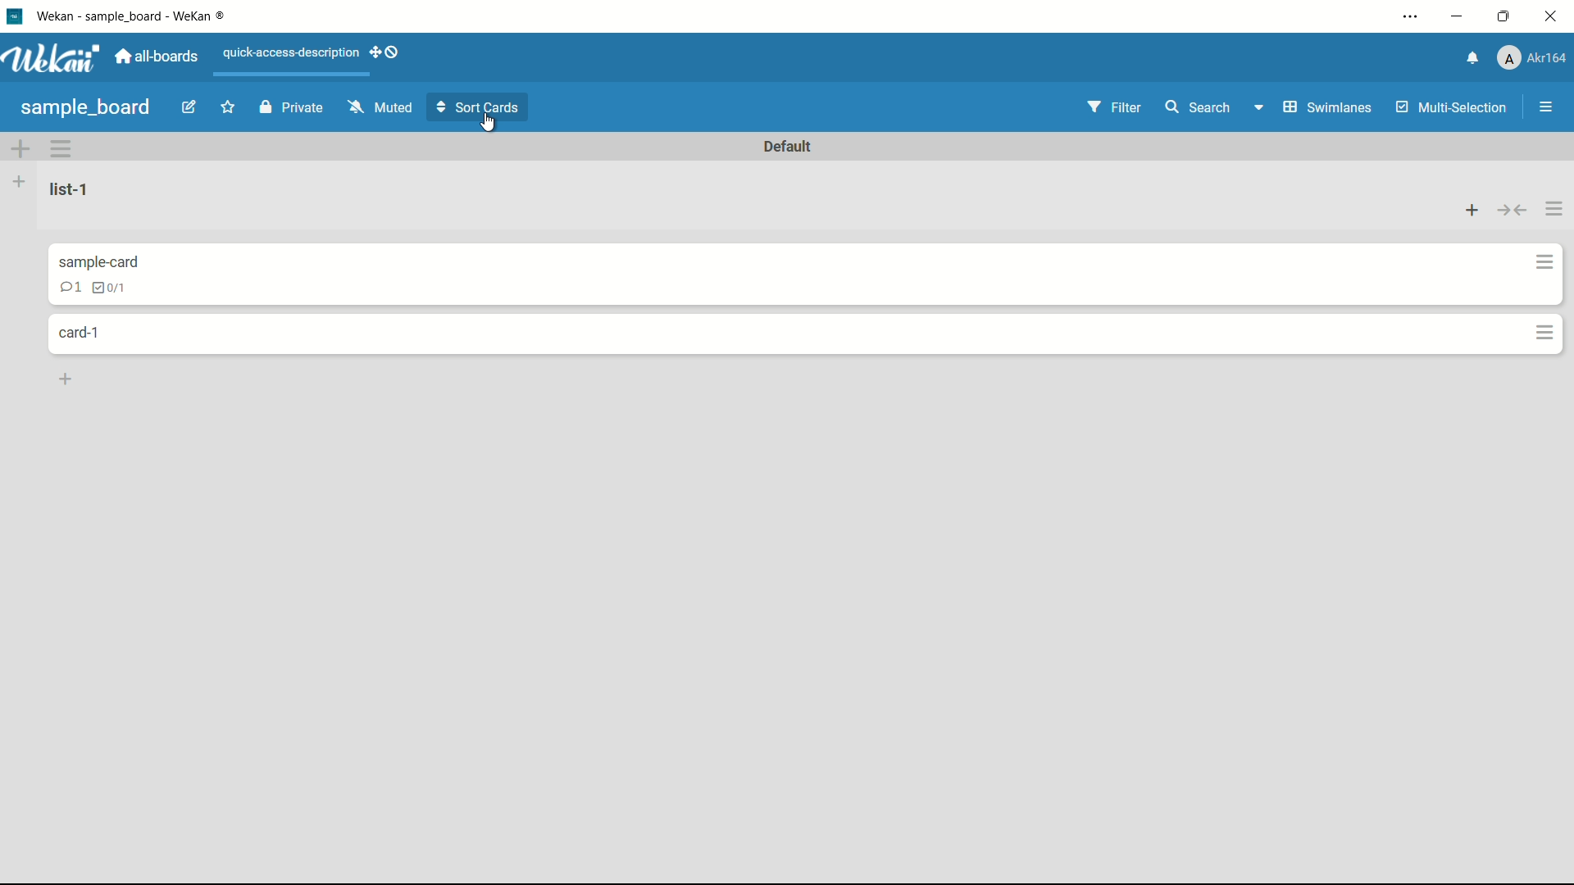 The height and width of the screenshot is (885, 1574). Describe the element at coordinates (61, 147) in the screenshot. I see `card actions` at that location.